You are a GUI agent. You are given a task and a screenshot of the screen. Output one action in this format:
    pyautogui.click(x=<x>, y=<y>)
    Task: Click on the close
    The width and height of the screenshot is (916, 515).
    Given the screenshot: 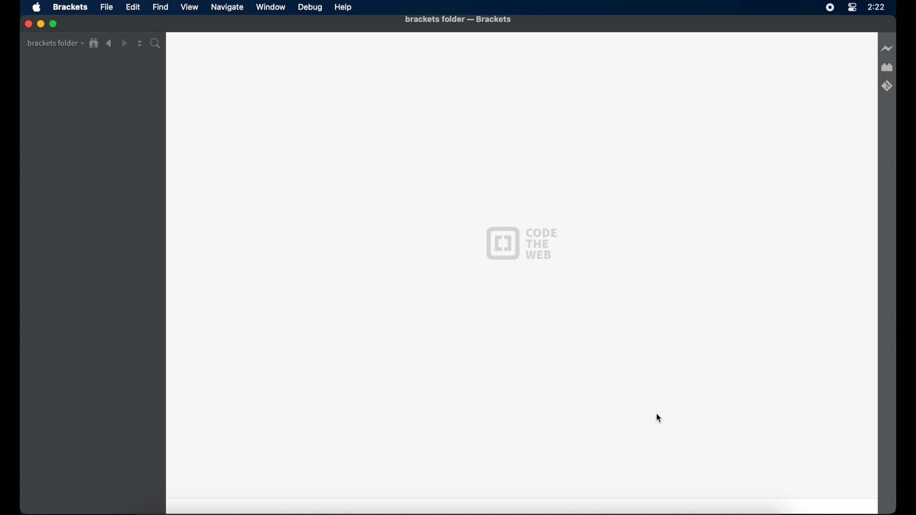 What is the action you would take?
    pyautogui.click(x=27, y=24)
    